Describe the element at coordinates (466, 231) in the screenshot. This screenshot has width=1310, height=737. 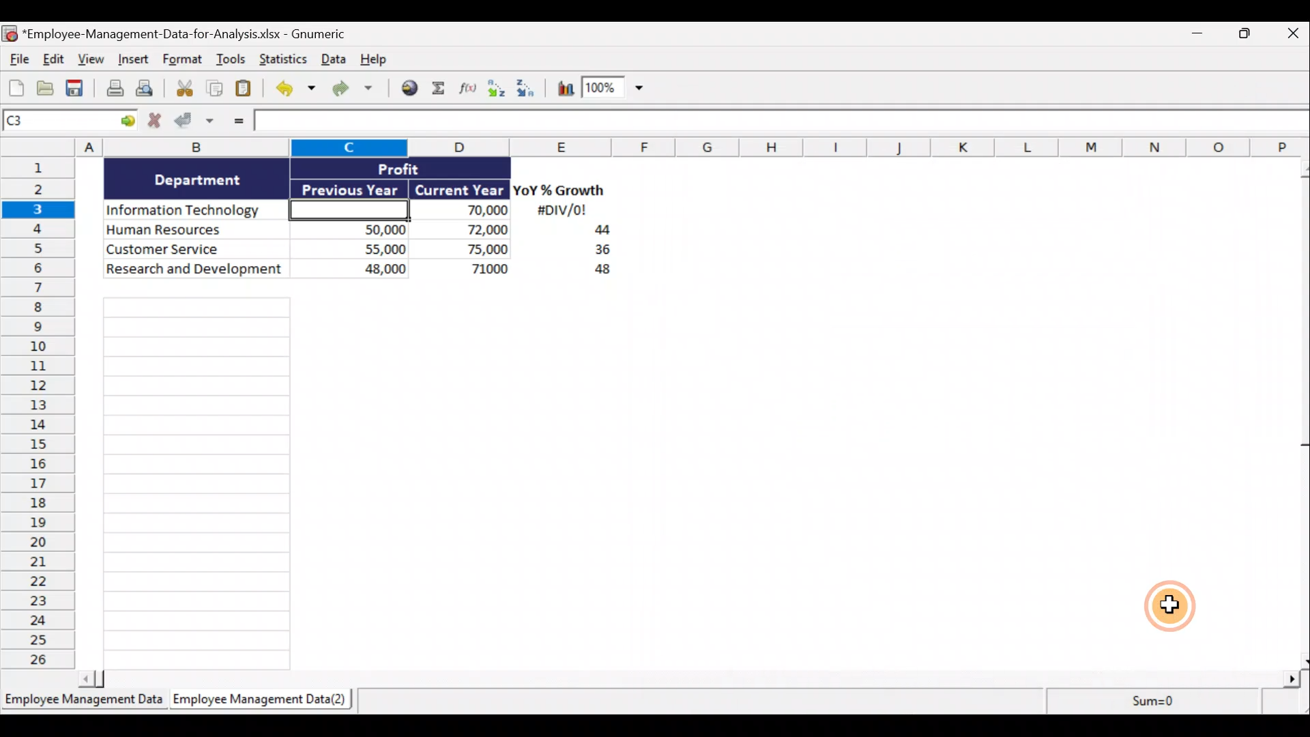
I see `72,000` at that location.